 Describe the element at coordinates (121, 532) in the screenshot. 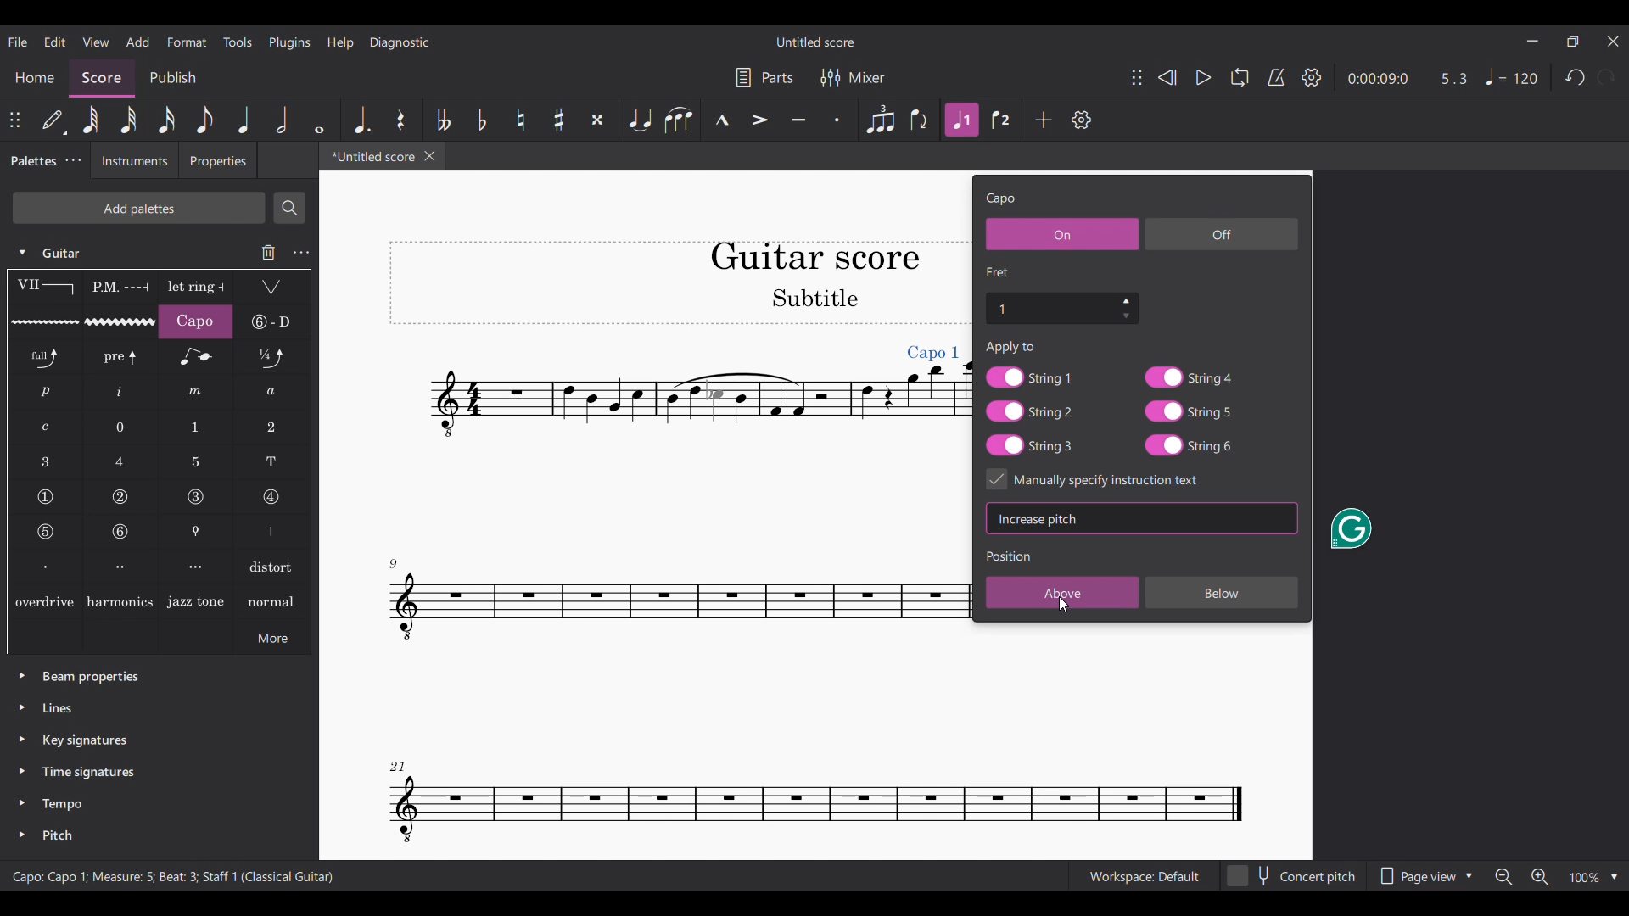

I see `String number 6` at that location.